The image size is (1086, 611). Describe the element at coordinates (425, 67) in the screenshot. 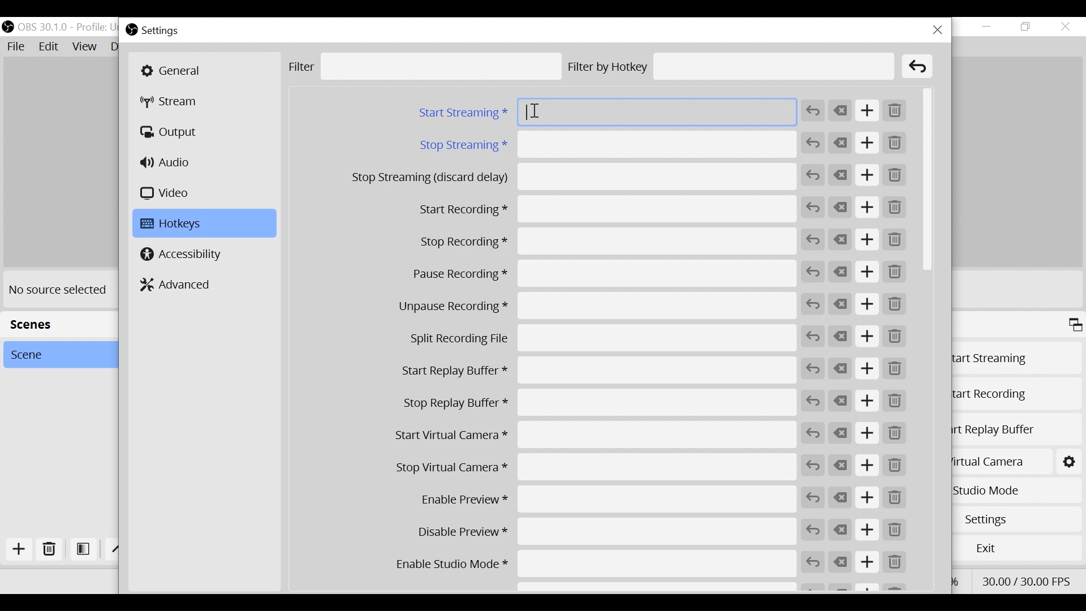

I see `Filter` at that location.